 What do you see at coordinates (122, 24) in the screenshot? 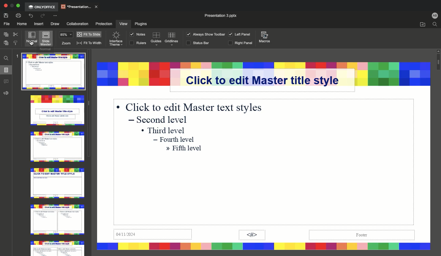
I see `View` at bounding box center [122, 24].